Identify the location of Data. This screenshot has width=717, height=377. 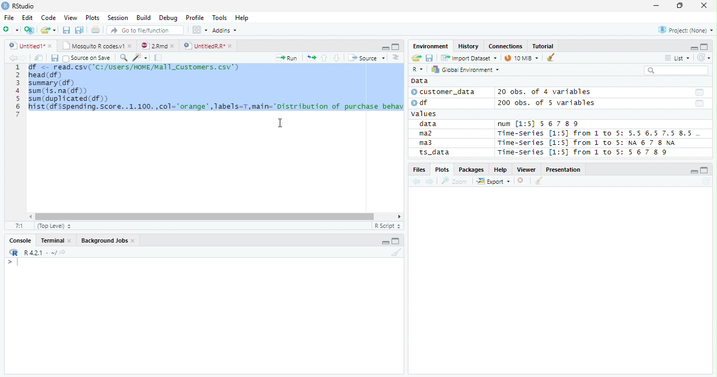
(419, 81).